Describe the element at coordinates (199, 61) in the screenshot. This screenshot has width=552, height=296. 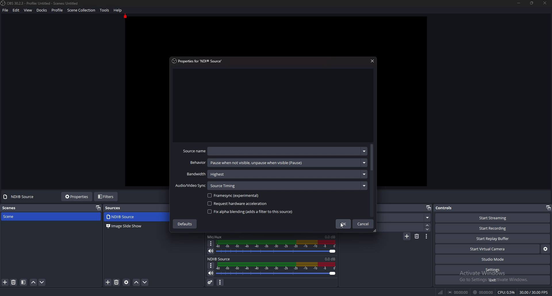
I see `properties` at that location.